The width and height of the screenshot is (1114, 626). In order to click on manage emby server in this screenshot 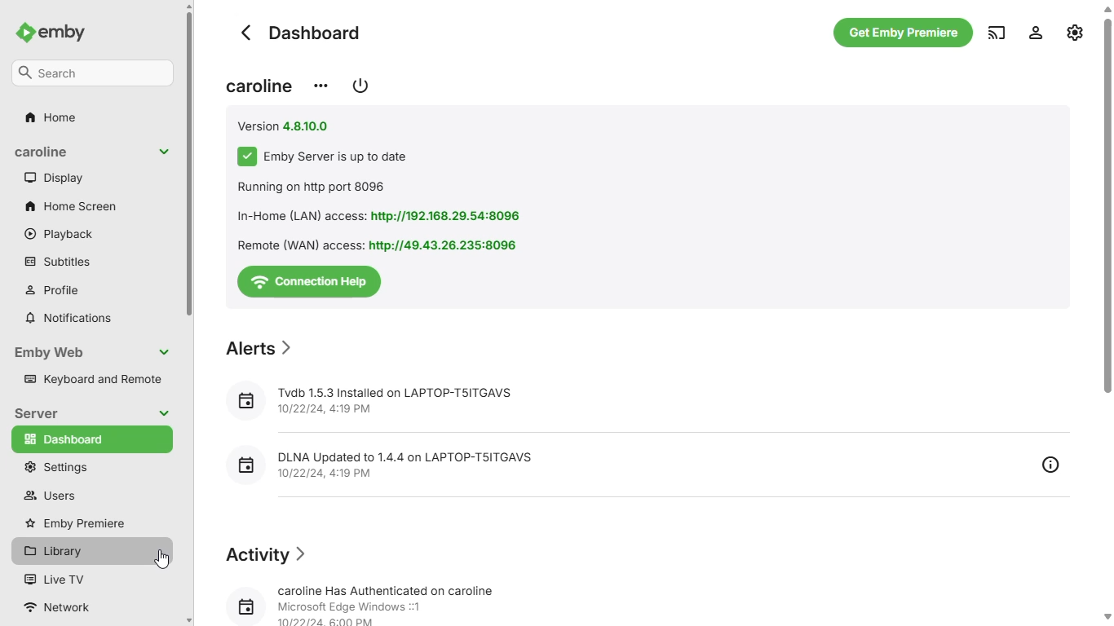, I will do `click(1036, 33)`.